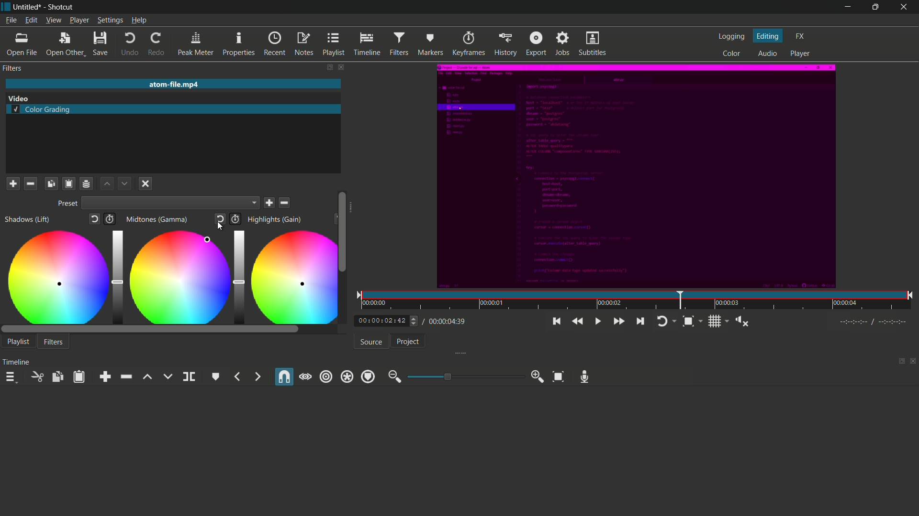 This screenshot has height=516, width=919. Describe the element at coordinates (339, 67) in the screenshot. I see `close filter` at that location.